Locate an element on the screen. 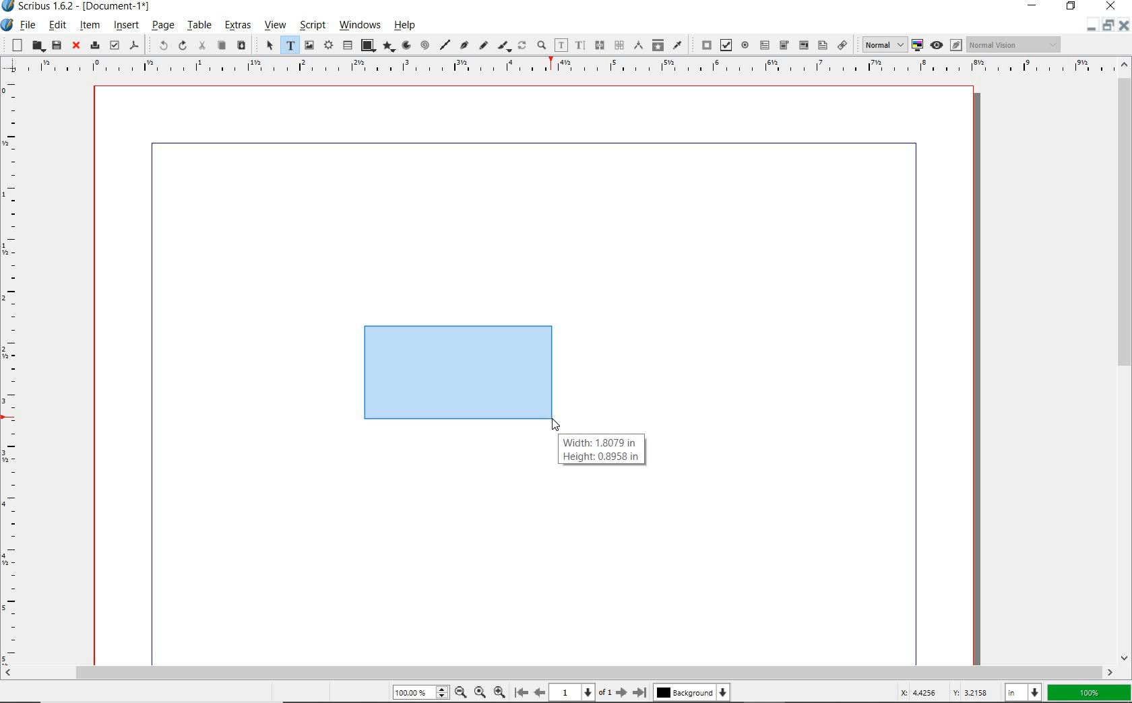 The height and width of the screenshot is (703, 1132). pdf radio button is located at coordinates (745, 45).